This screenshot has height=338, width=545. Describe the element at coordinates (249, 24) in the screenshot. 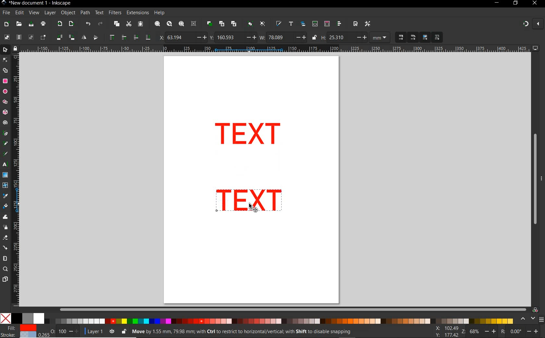

I see `group` at that location.